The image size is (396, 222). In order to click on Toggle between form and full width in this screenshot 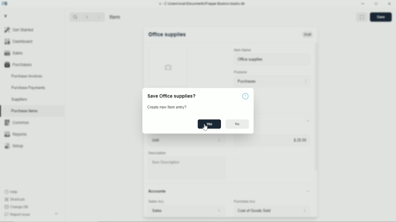, I will do `click(376, 4)`.